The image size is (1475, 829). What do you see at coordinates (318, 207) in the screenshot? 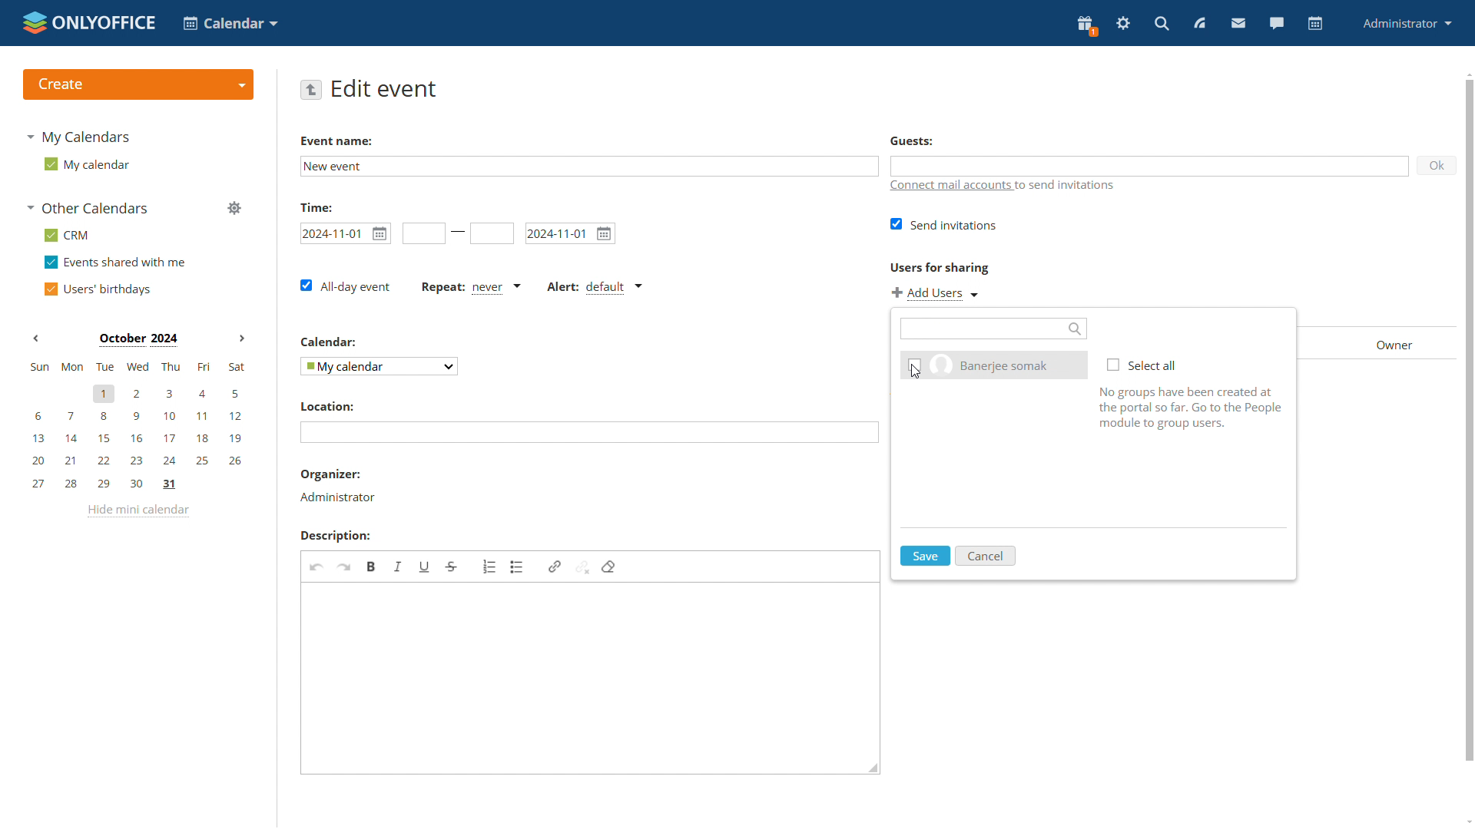
I see `time` at bounding box center [318, 207].